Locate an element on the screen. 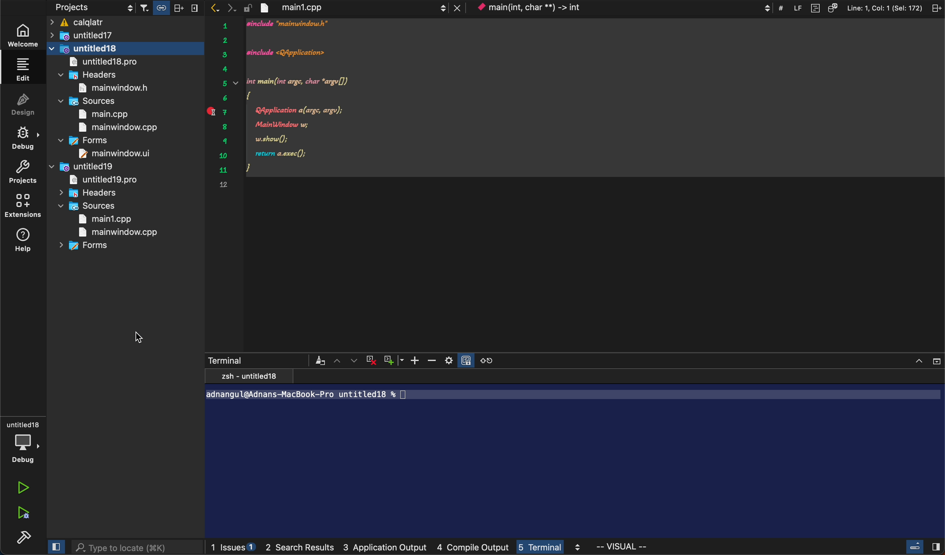  zoom out is located at coordinates (431, 360).